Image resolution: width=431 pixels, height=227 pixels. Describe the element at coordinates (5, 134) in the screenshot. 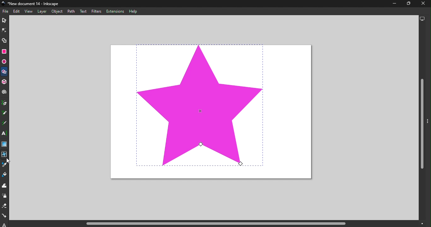

I see `Text tool` at that location.